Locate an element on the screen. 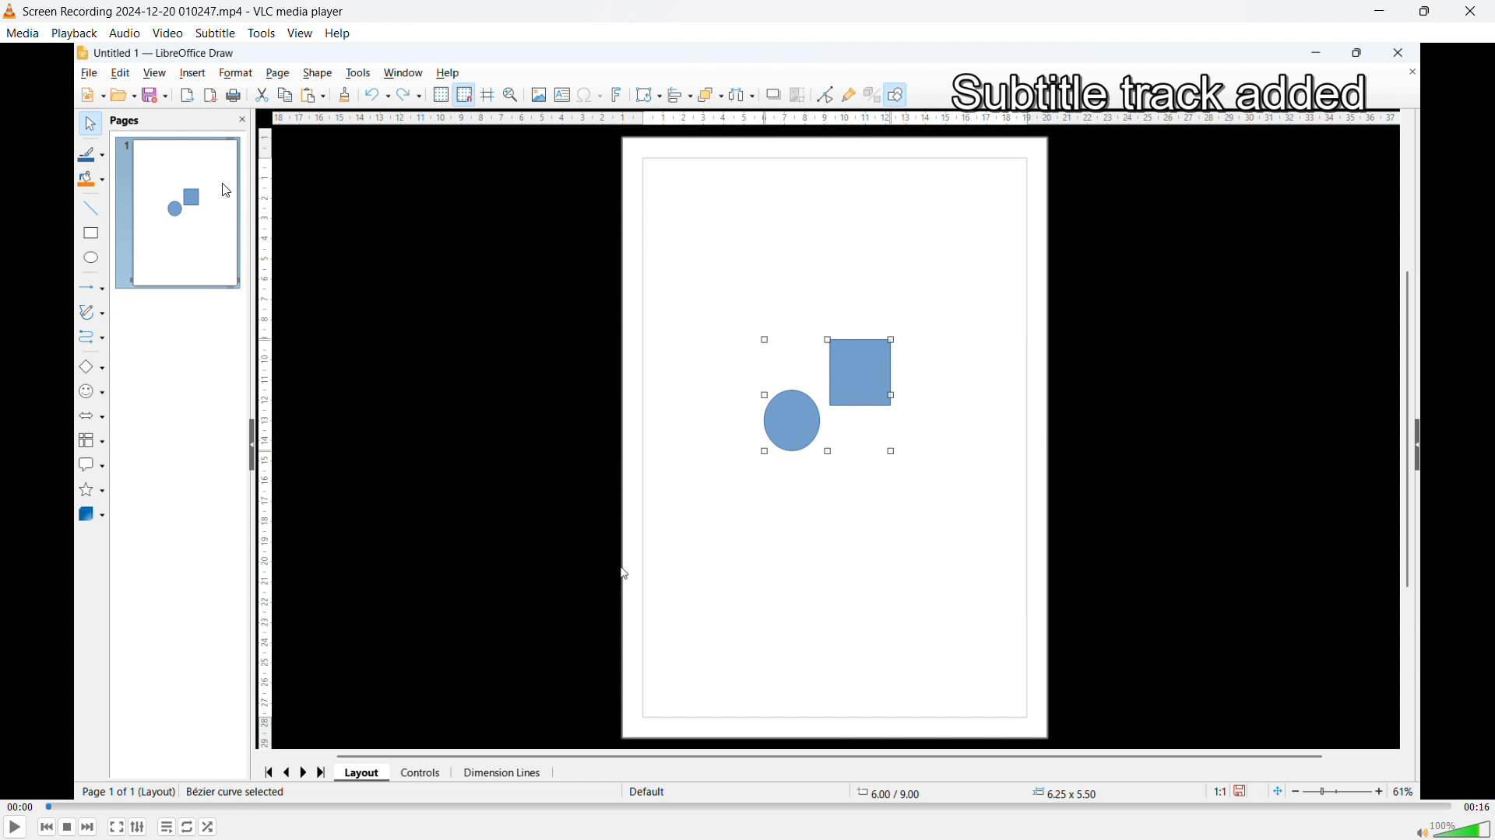 The image size is (1495, 840). Maximize  is located at coordinates (1423, 12).